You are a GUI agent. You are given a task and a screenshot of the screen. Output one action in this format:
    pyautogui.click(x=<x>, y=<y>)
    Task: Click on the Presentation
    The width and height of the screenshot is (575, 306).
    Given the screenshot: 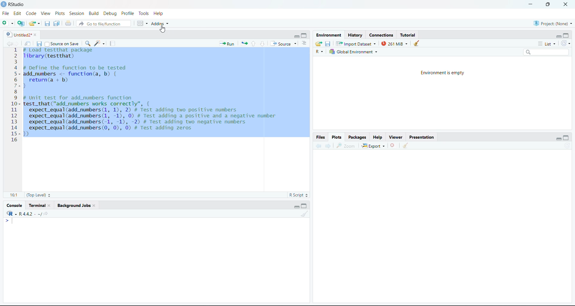 What is the action you would take?
    pyautogui.click(x=422, y=137)
    